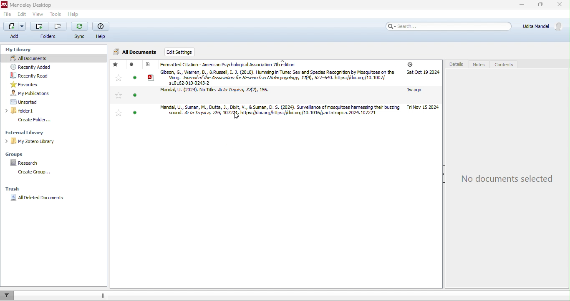 The width and height of the screenshot is (570, 301). Describe the element at coordinates (39, 93) in the screenshot. I see `my publication` at that location.